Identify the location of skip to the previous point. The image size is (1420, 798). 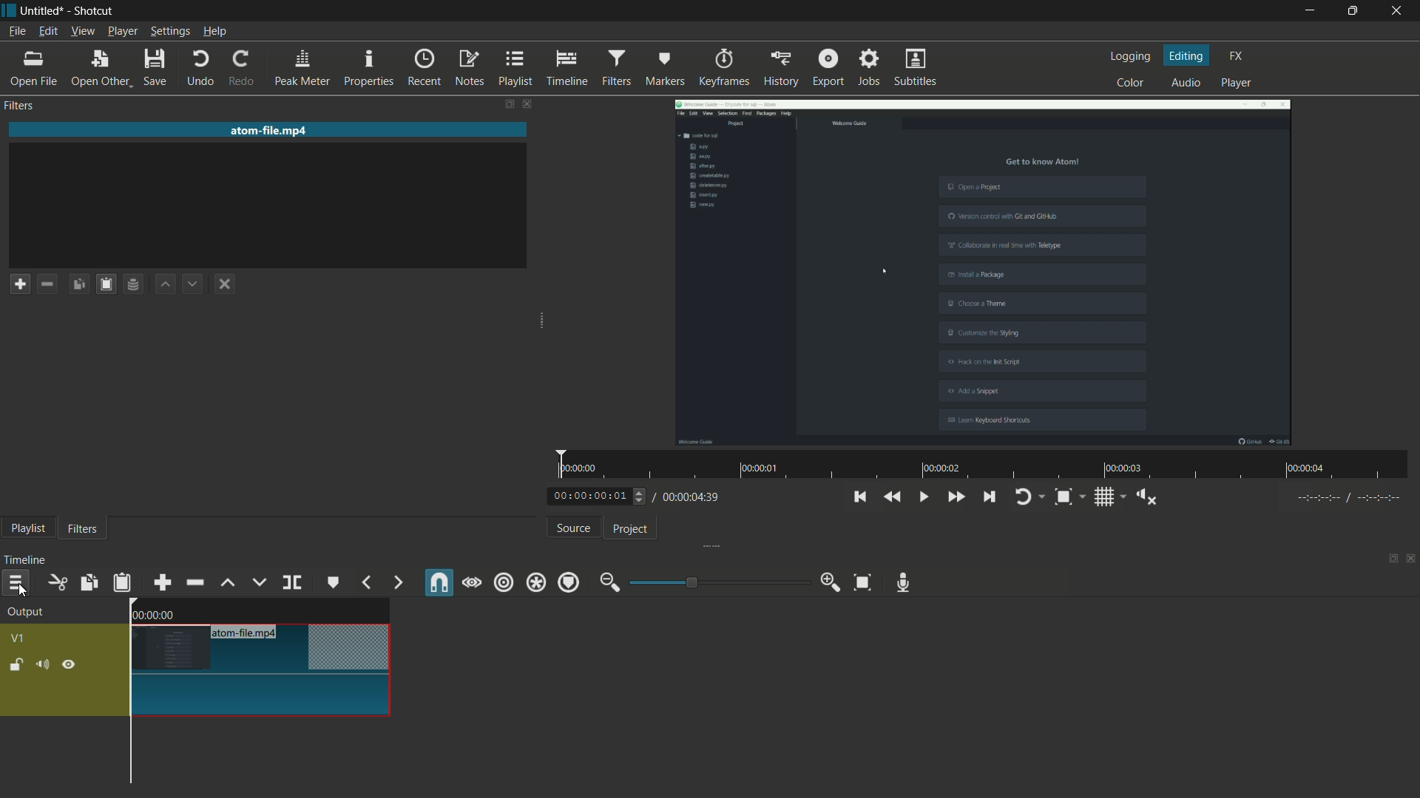
(859, 497).